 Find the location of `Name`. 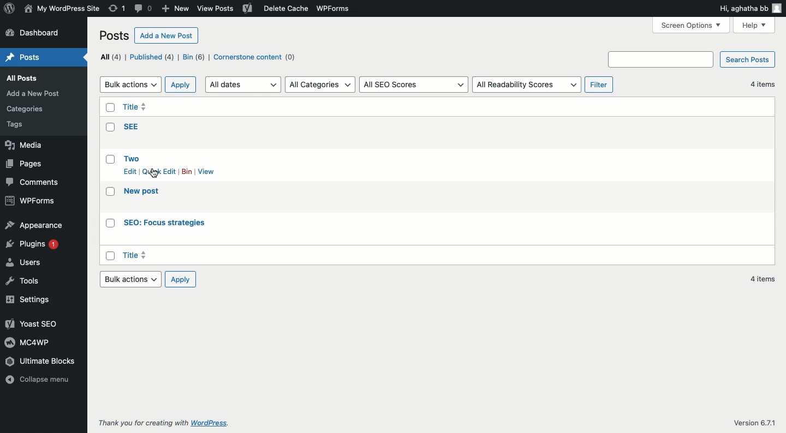

Name is located at coordinates (62, 8).